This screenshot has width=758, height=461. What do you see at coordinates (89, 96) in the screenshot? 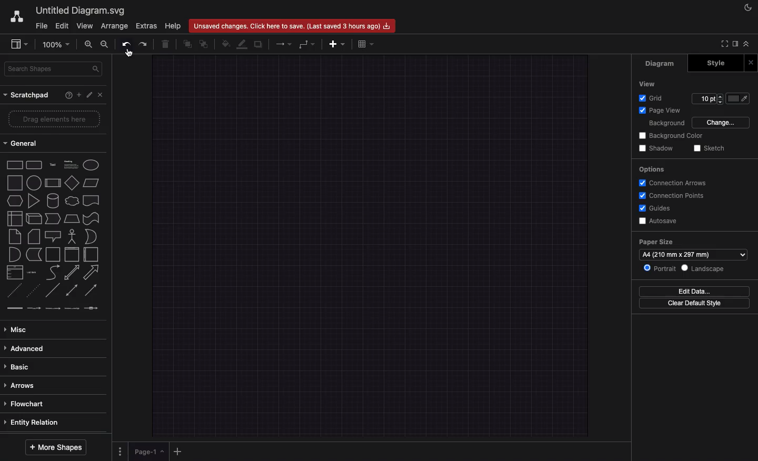
I see `Edit` at bounding box center [89, 96].